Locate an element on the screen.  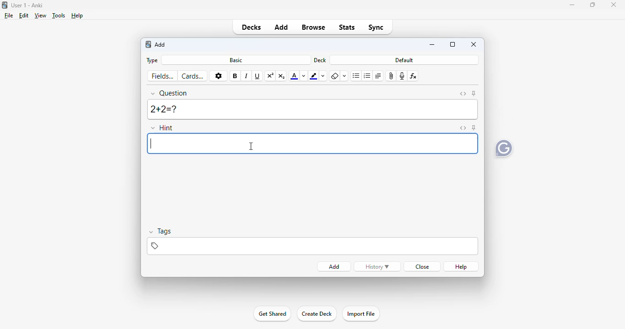
2+2=? is located at coordinates (313, 109).